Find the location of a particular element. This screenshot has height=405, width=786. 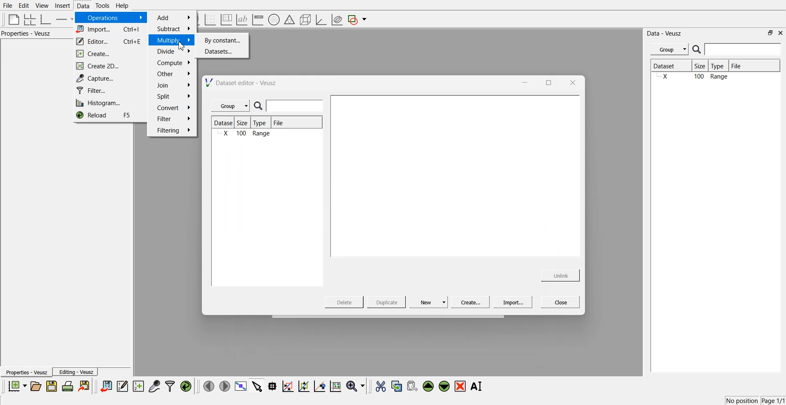

File is located at coordinates (279, 124).